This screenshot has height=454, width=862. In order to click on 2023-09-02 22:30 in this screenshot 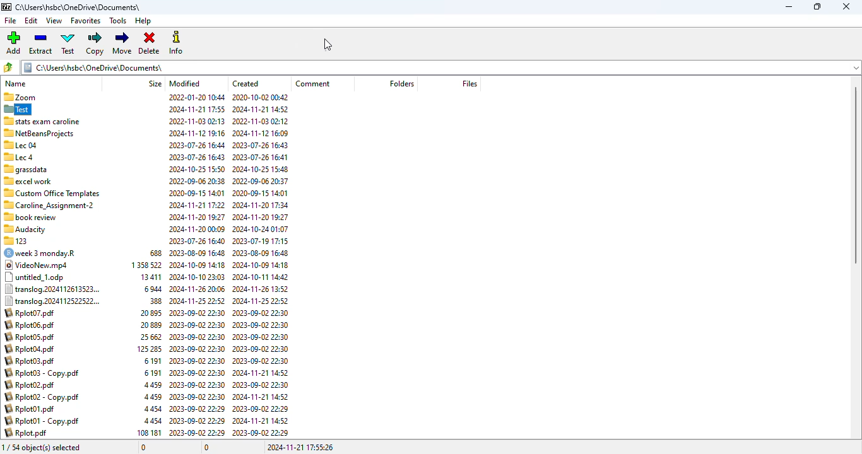, I will do `click(261, 313)`.